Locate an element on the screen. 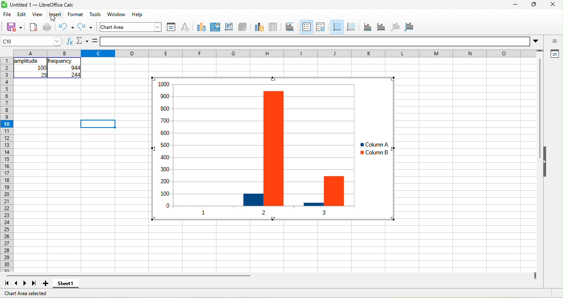 This screenshot has height=298, width=563. previous sheet is located at coordinates (14, 284).